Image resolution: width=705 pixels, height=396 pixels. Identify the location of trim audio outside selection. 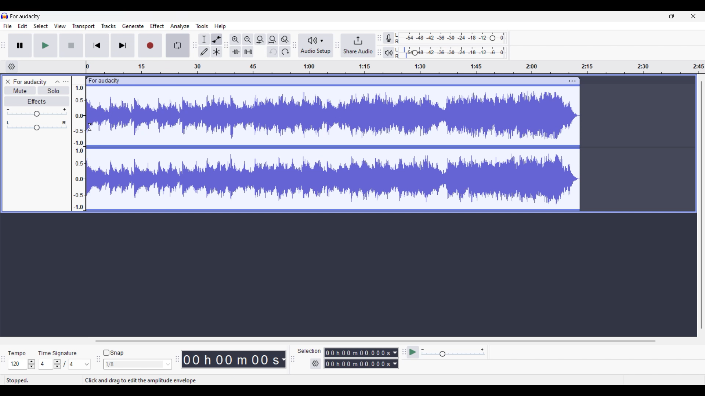
(235, 52).